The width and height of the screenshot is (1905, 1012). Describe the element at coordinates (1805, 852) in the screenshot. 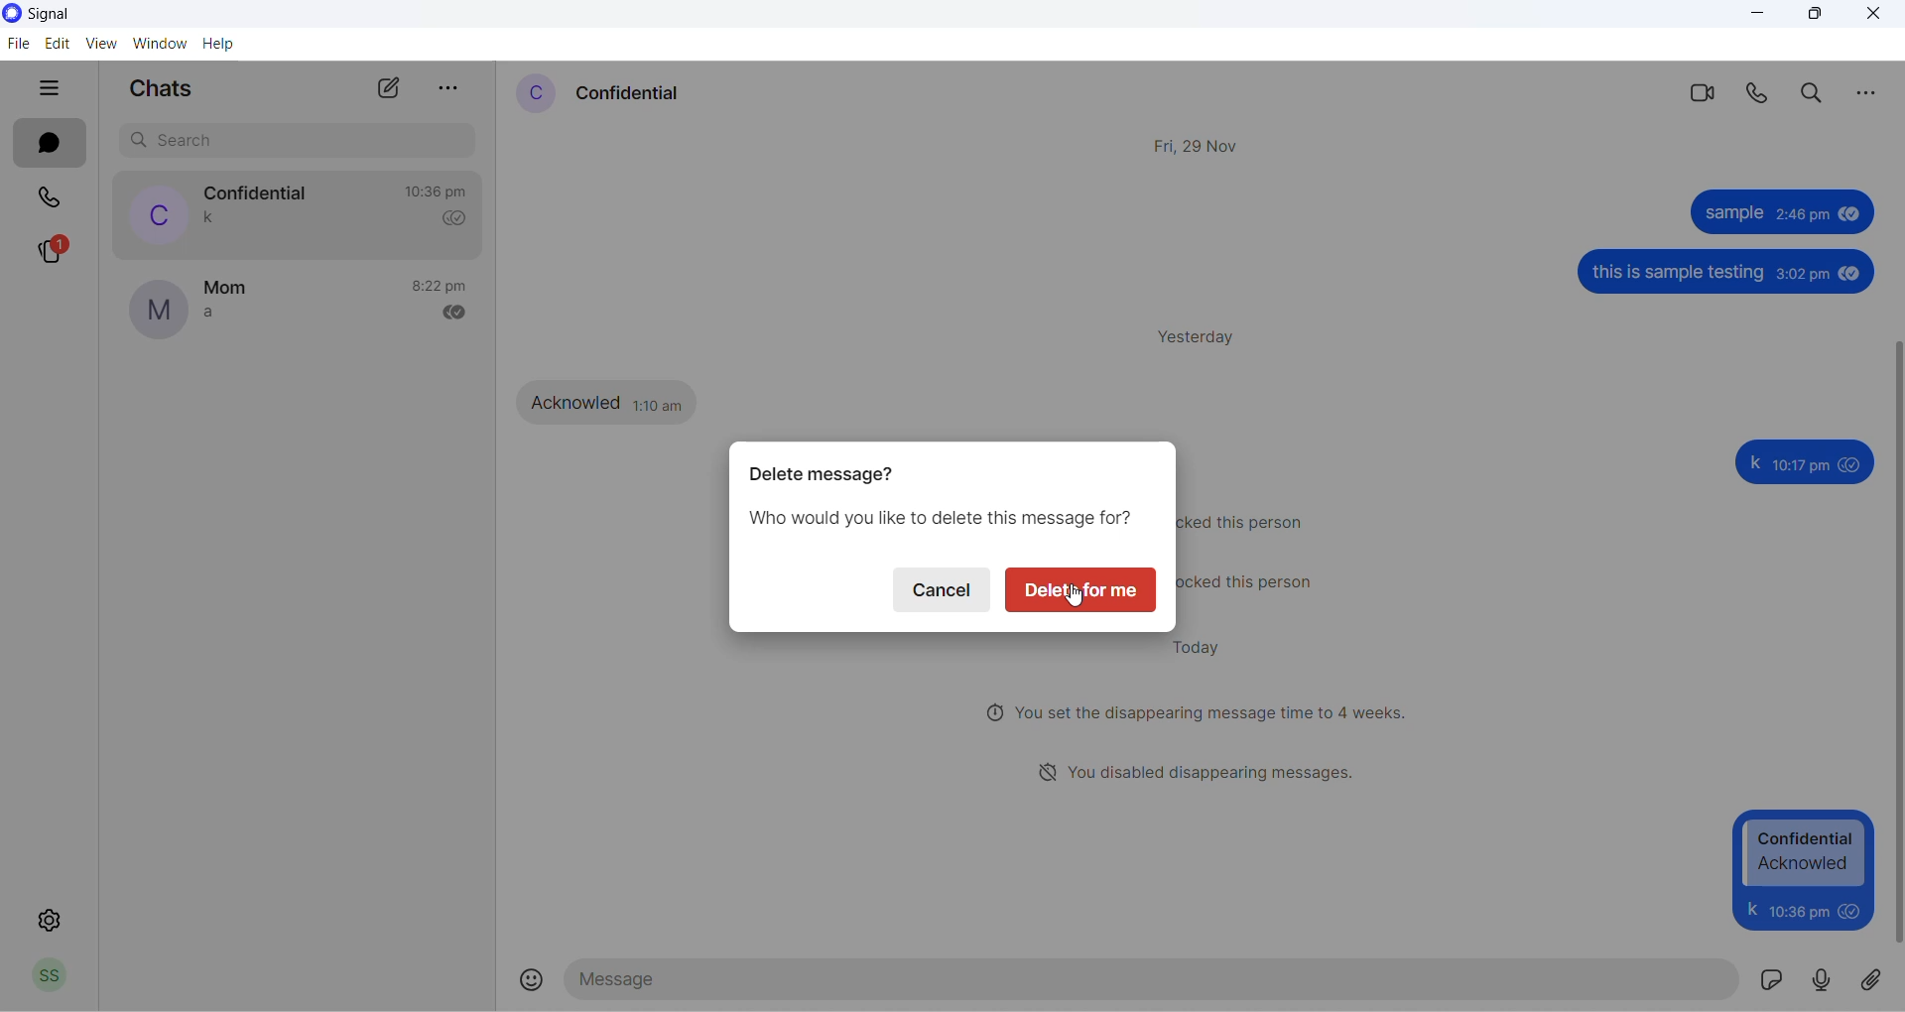

I see `Confidential Acknowled` at that location.